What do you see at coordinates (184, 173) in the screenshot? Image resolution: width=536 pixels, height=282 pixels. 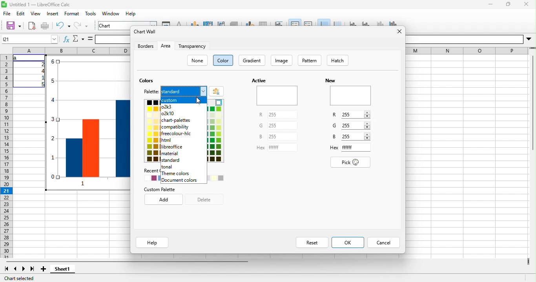 I see `theme colors` at bounding box center [184, 173].